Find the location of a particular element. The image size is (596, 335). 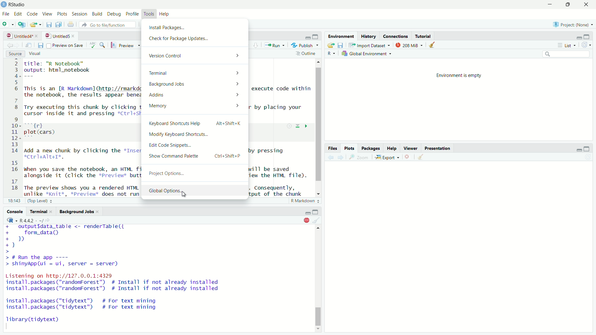

scrollbar up is located at coordinates (318, 62).